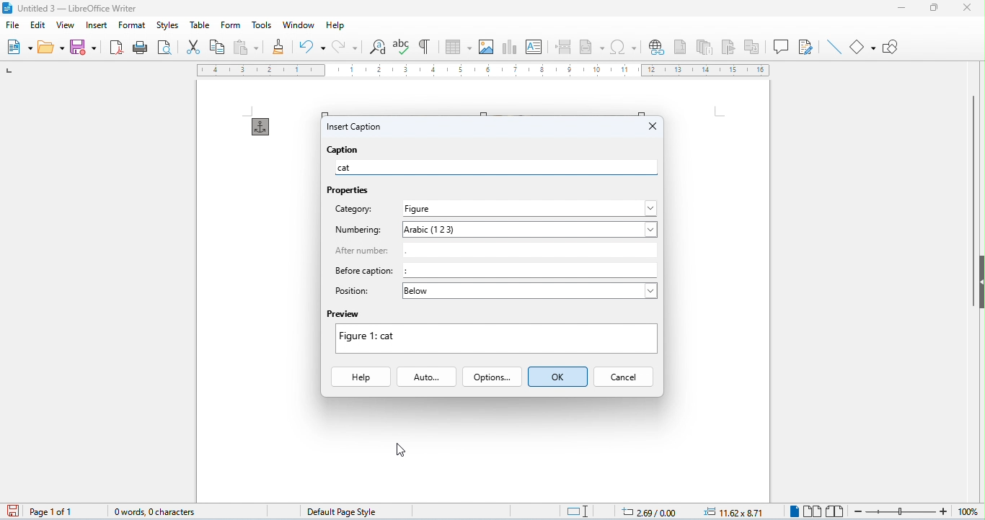 Image resolution: width=985 pixels, height=520 pixels. What do you see at coordinates (979, 283) in the screenshot?
I see `hide` at bounding box center [979, 283].